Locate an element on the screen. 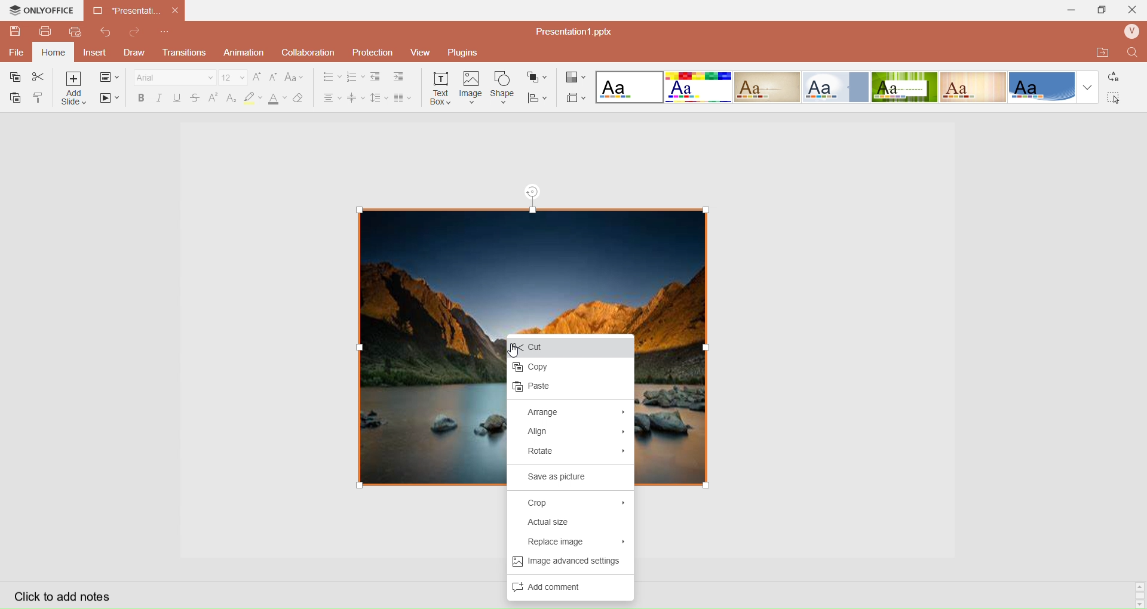 The height and width of the screenshot is (609, 1147). Save as picture is located at coordinates (568, 478).